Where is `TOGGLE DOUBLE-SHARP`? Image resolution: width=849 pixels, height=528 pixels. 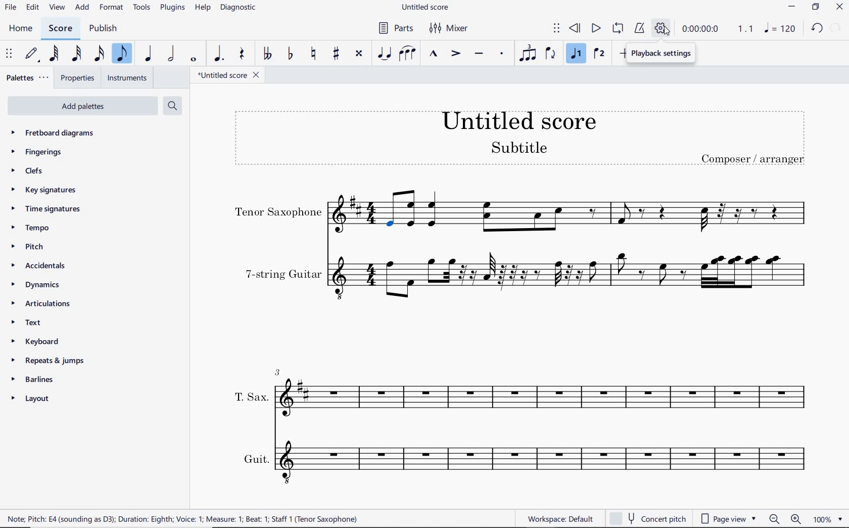
TOGGLE DOUBLE-SHARP is located at coordinates (359, 54).